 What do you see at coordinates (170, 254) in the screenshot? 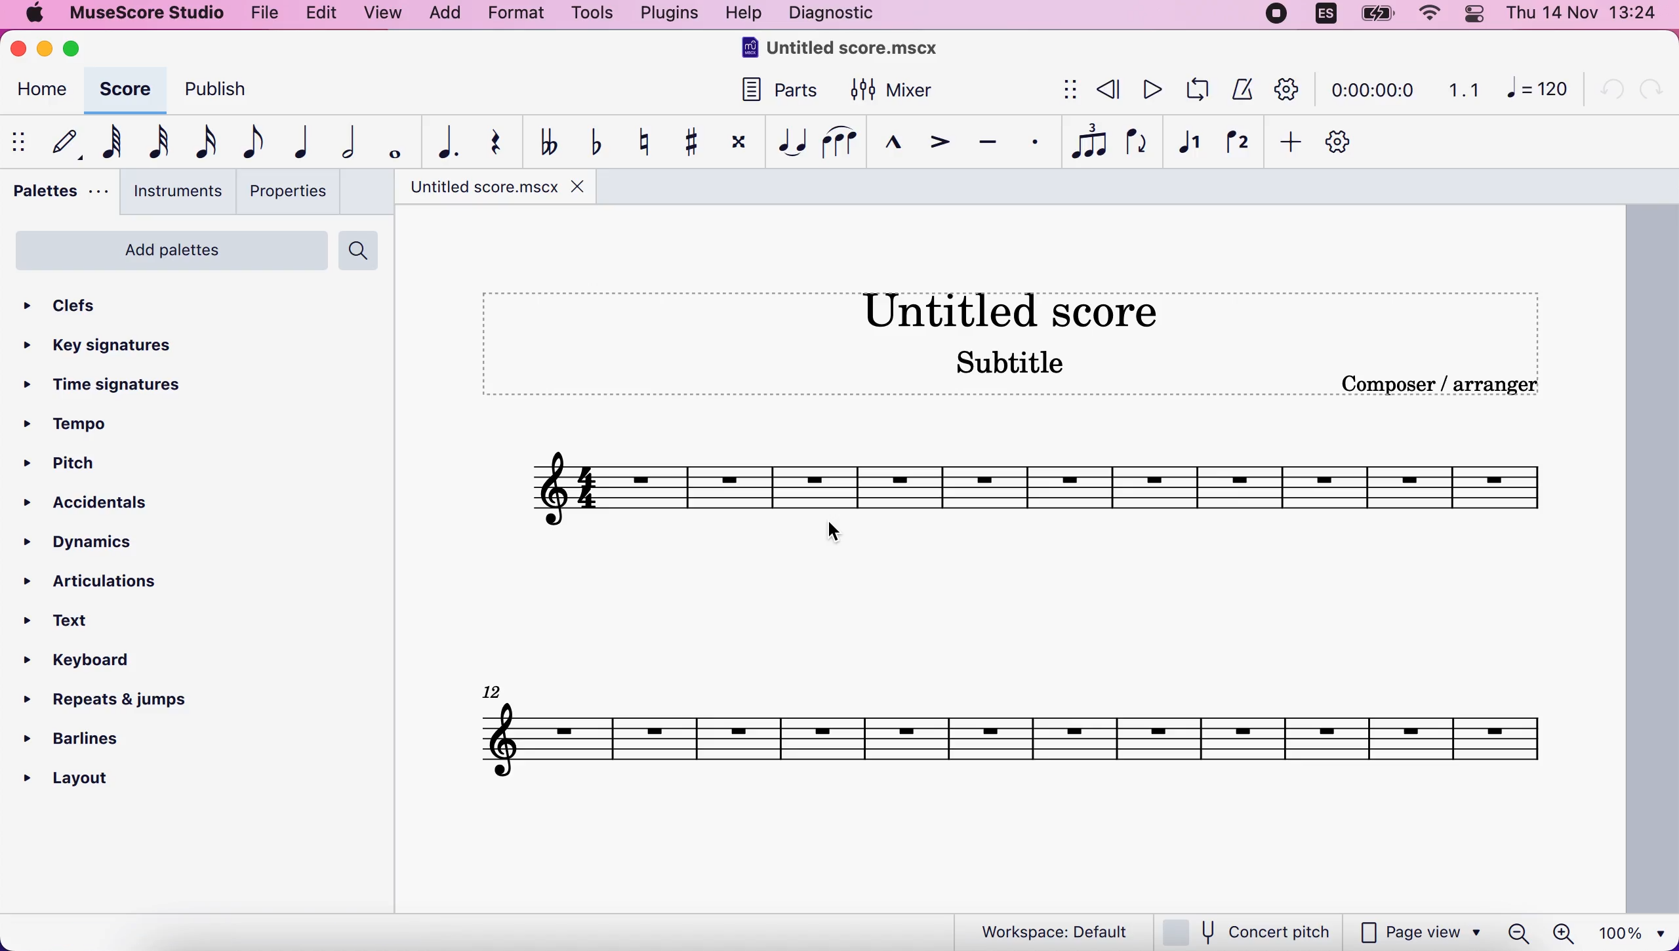
I see `add palettes` at bounding box center [170, 254].